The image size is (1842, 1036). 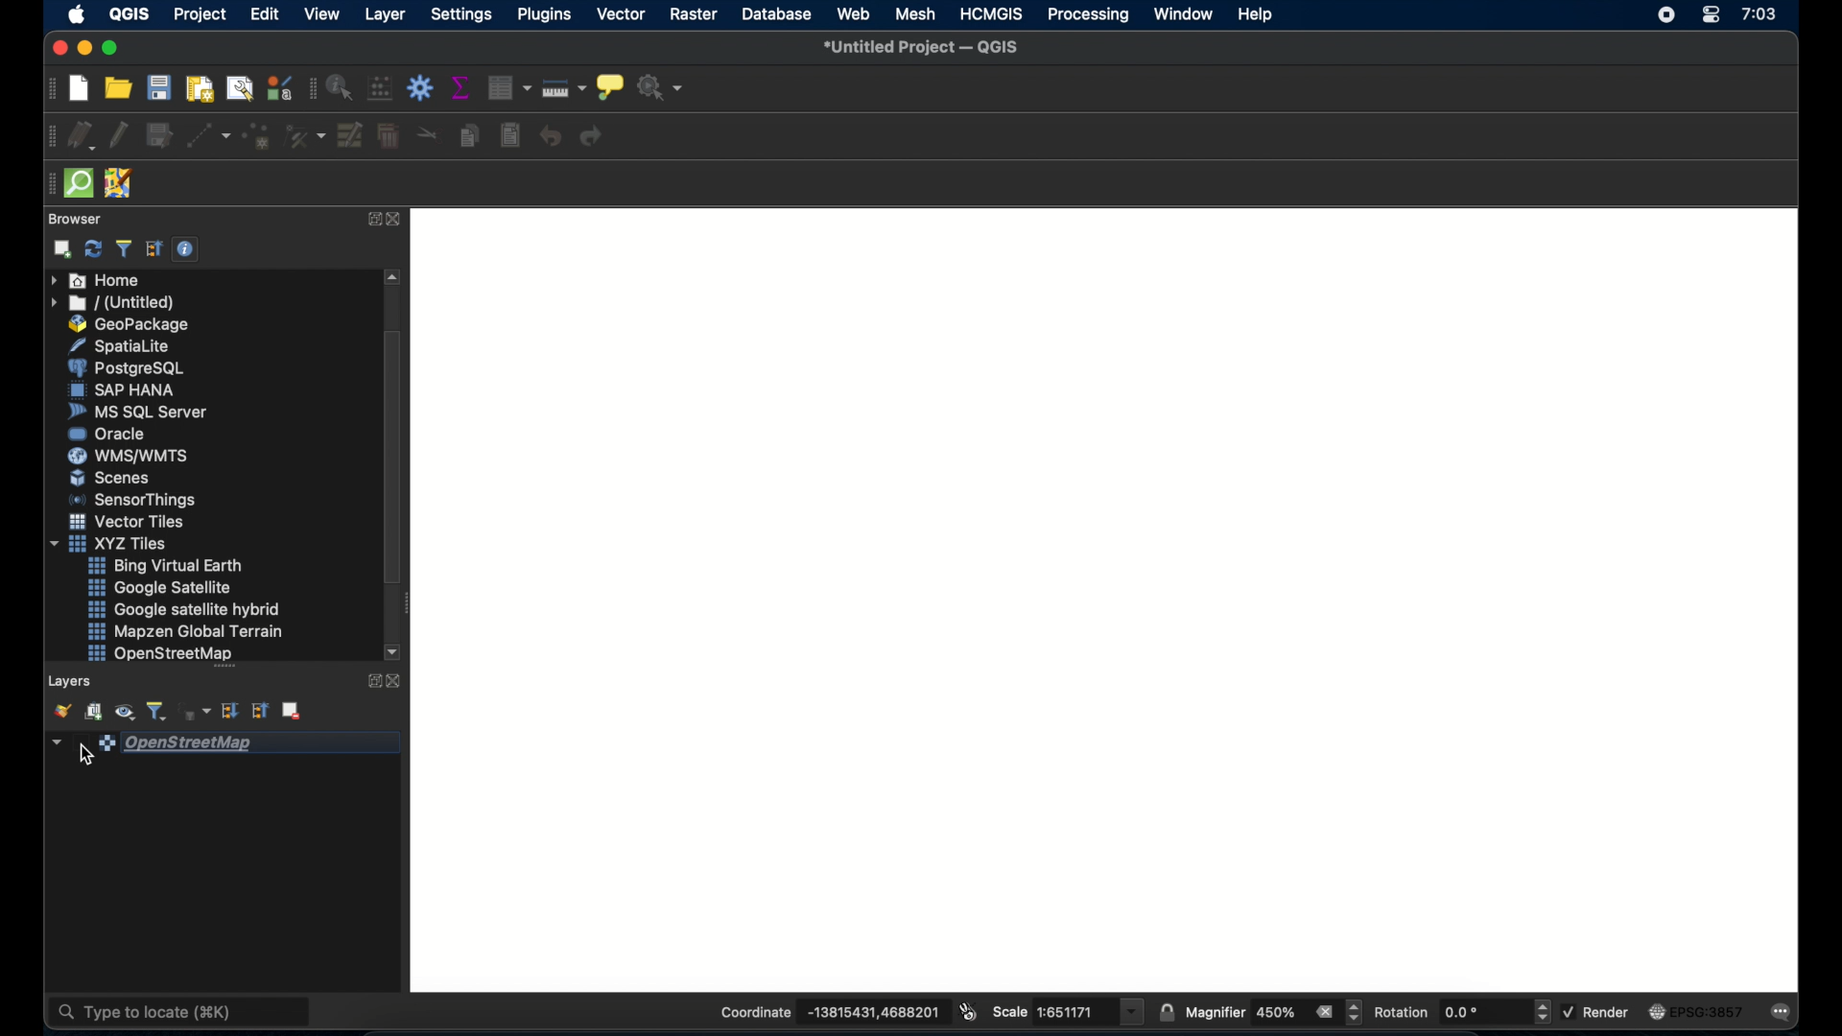 I want to click on measure line, so click(x=564, y=87).